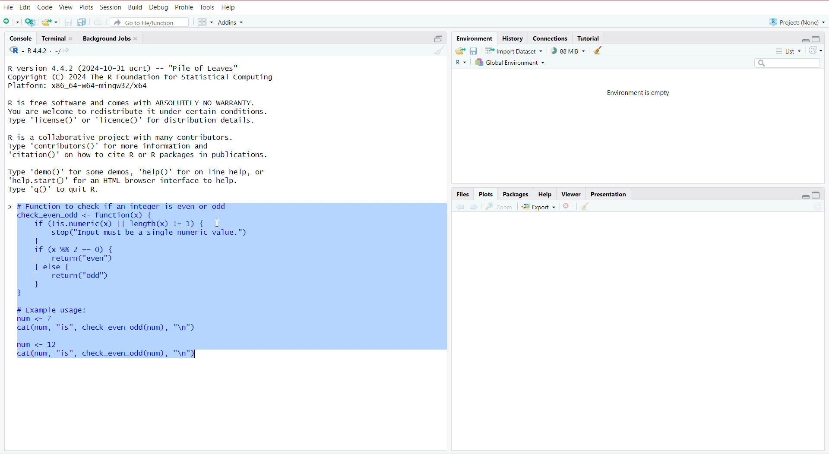  Describe the element at coordinates (230, 8) in the screenshot. I see `help` at that location.